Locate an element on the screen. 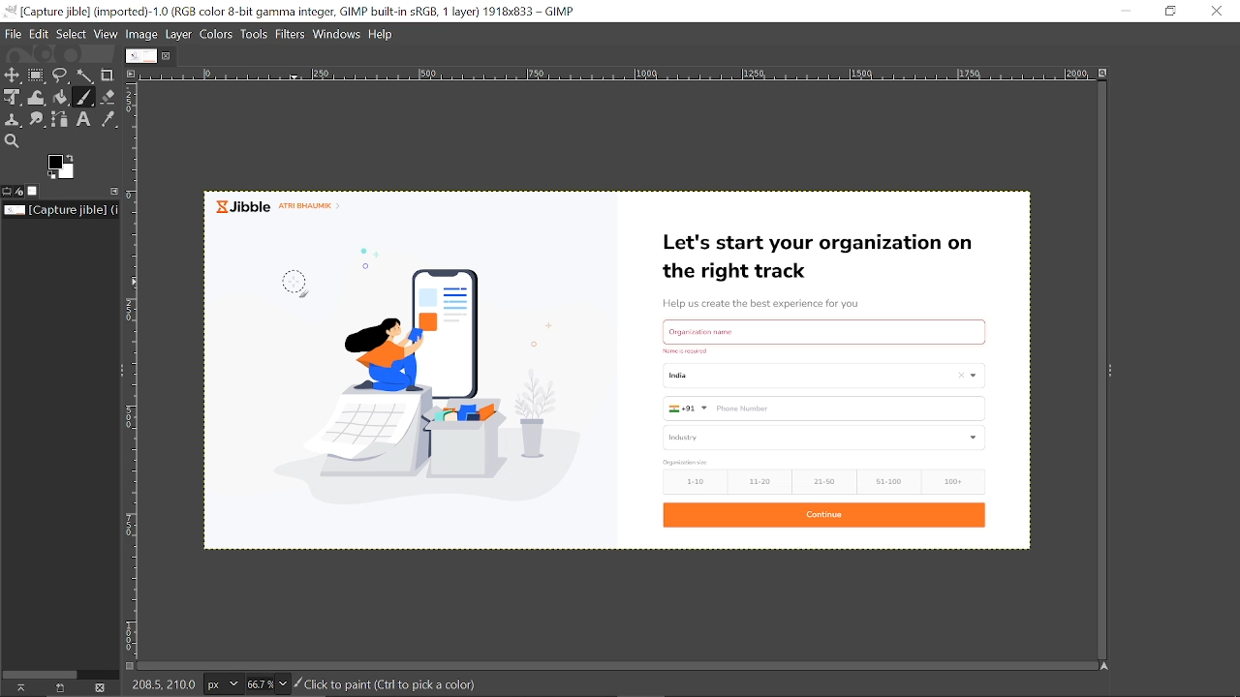  Currently opened omage is located at coordinates (618, 369).